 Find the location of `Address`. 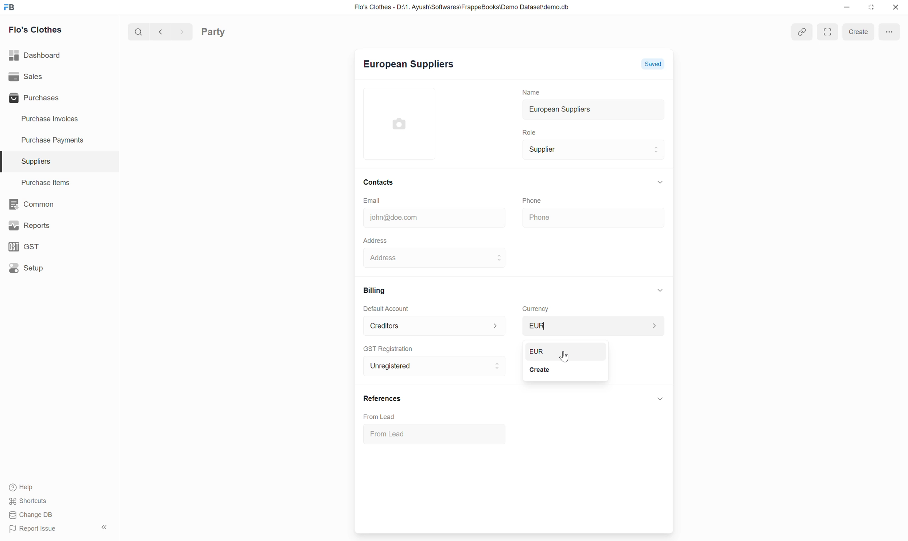

Address is located at coordinates (372, 239).